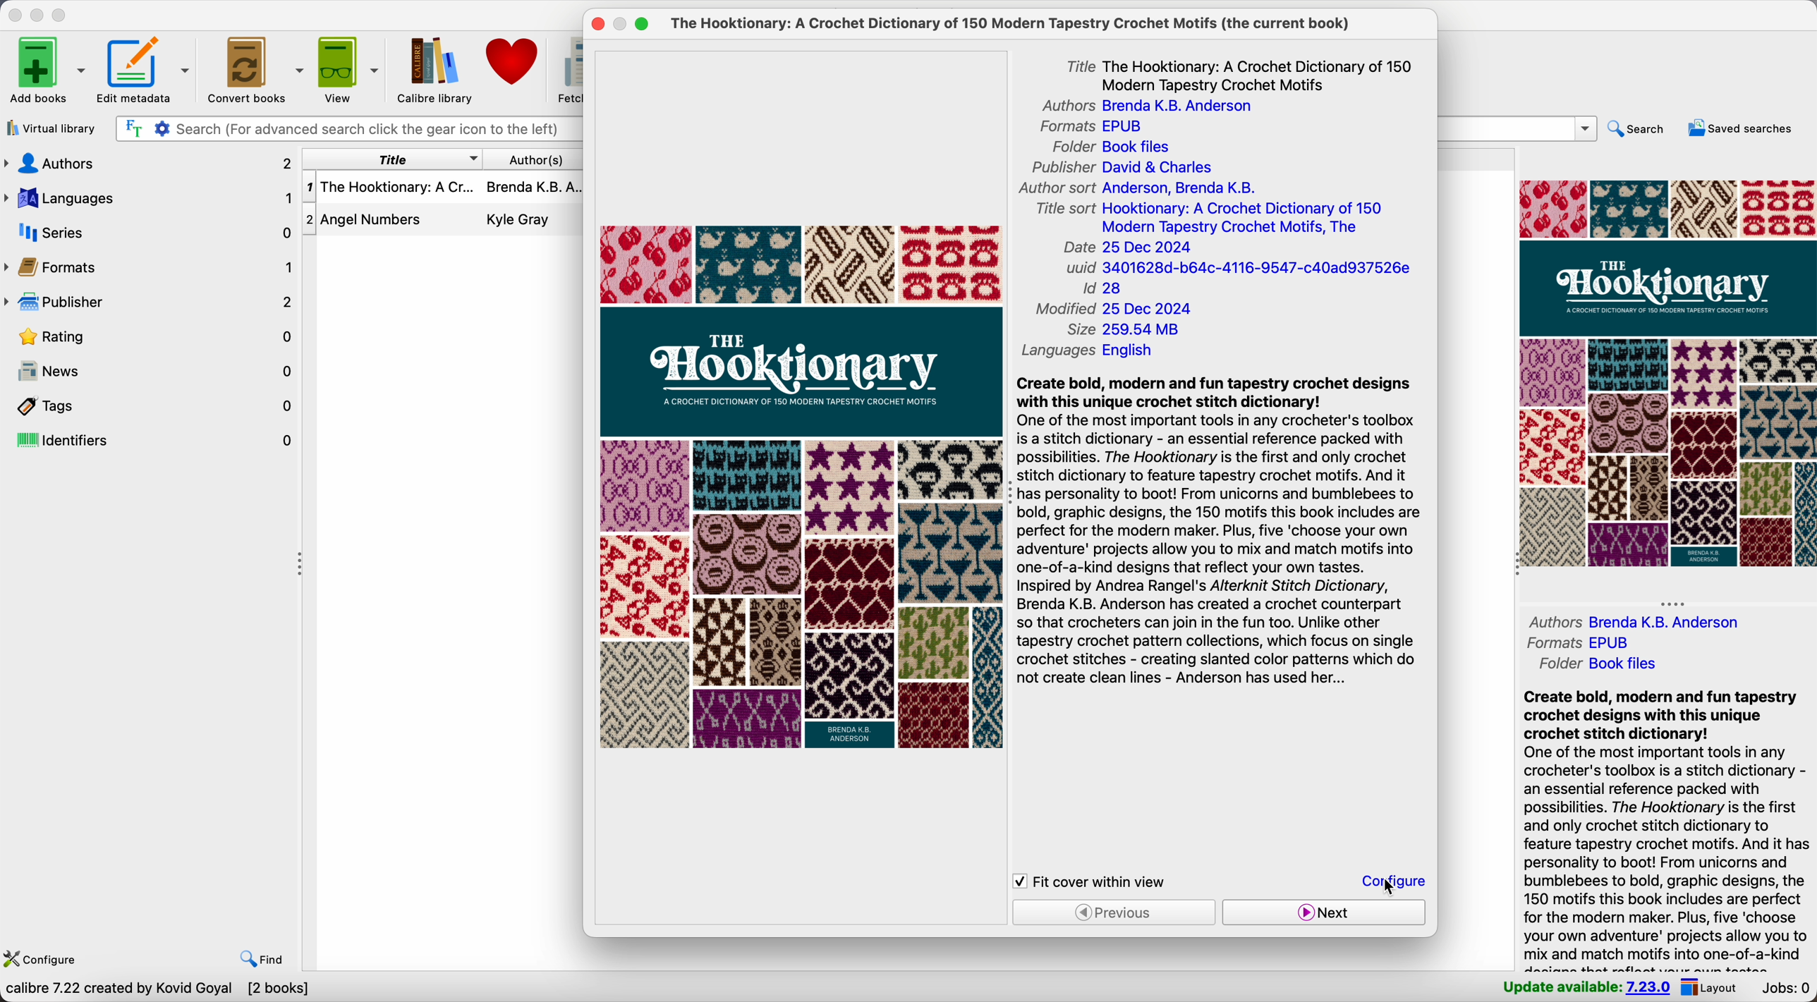 This screenshot has height=1002, width=1817. Describe the element at coordinates (1090, 128) in the screenshot. I see `formats` at that location.